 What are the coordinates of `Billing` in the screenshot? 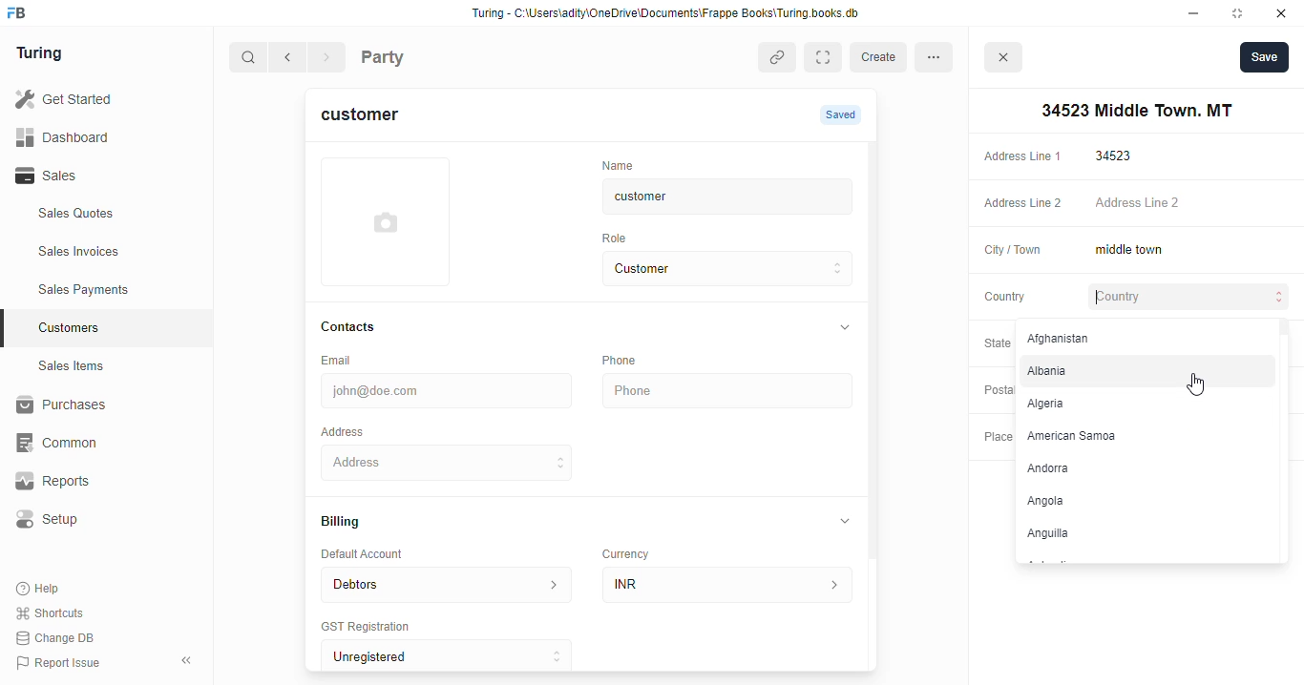 It's located at (349, 523).